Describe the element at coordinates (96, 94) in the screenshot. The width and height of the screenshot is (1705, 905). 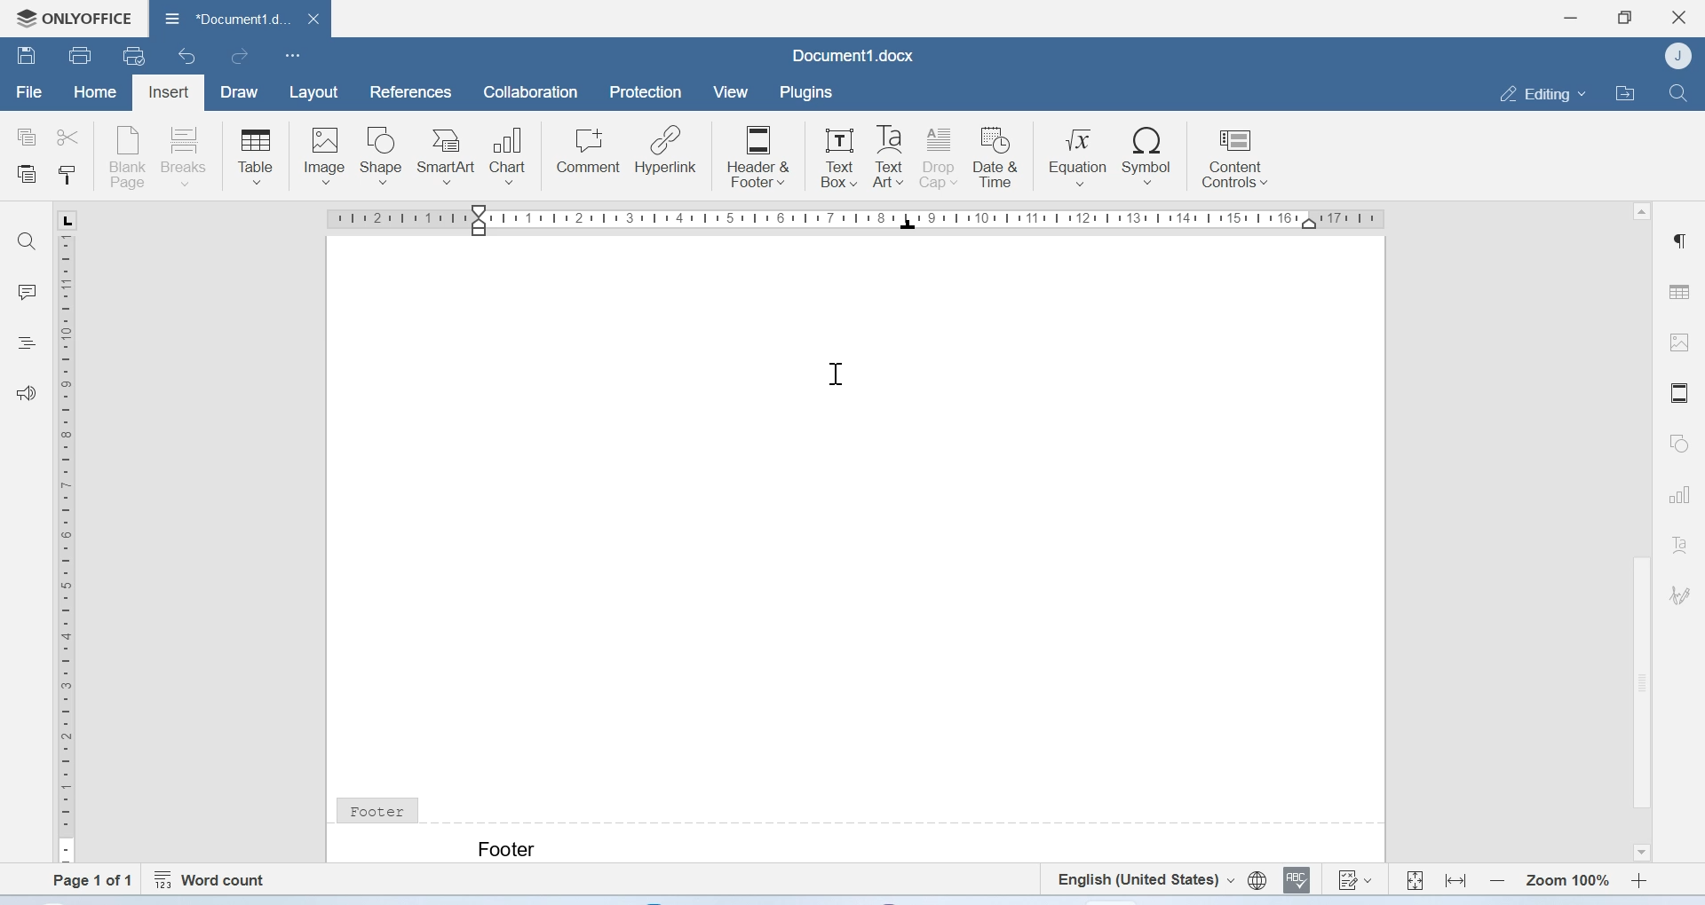
I see `Home` at that location.